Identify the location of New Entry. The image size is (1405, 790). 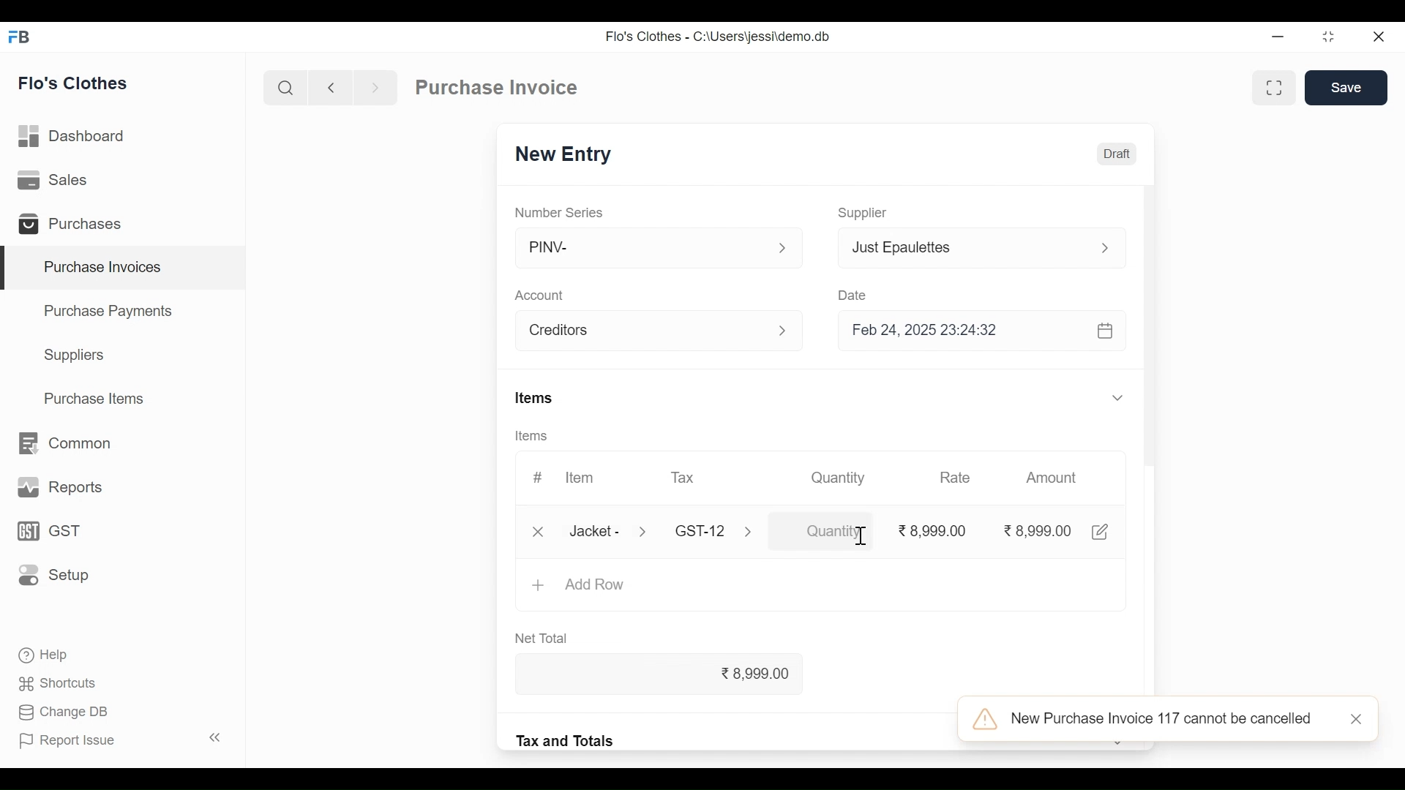
(565, 154).